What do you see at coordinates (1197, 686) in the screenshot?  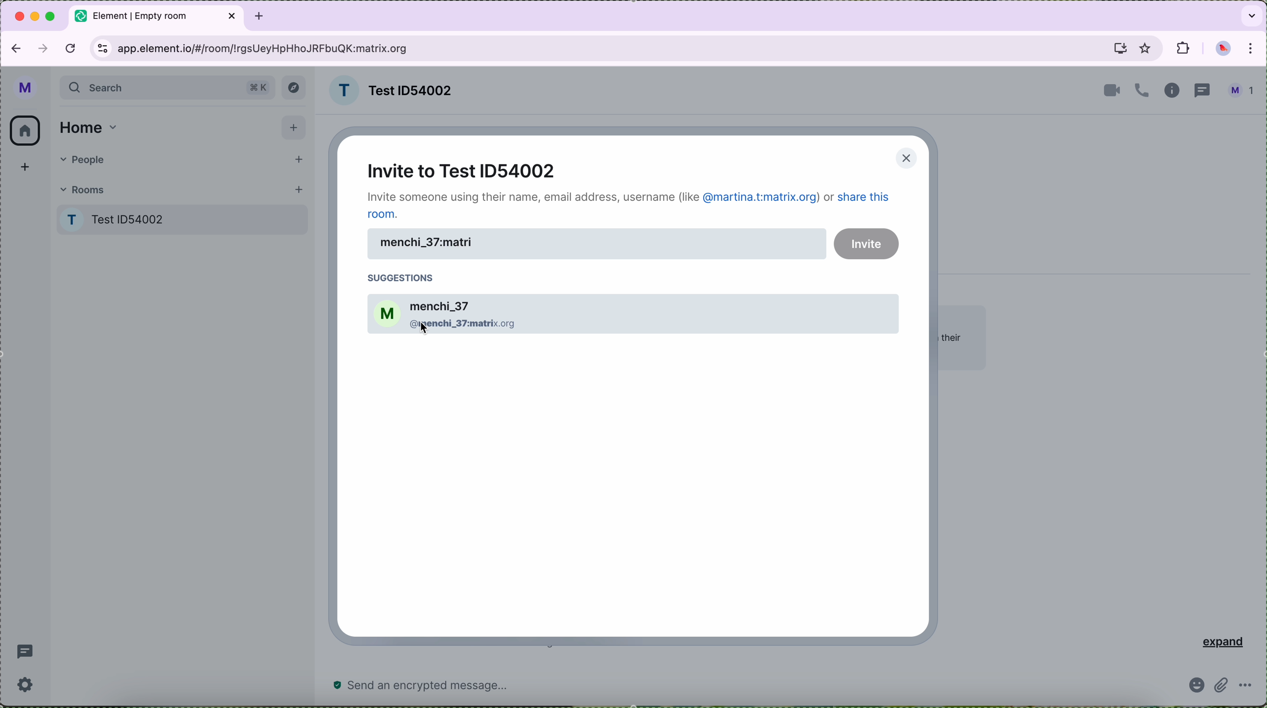 I see `emoji` at bounding box center [1197, 686].